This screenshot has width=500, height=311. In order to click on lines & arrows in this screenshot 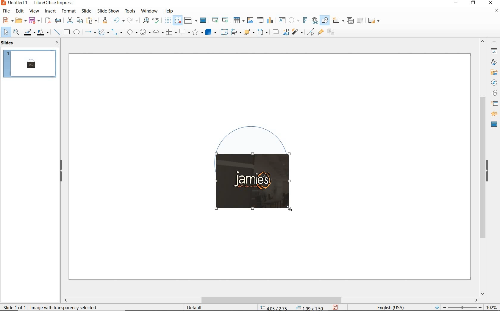, I will do `click(90, 33)`.